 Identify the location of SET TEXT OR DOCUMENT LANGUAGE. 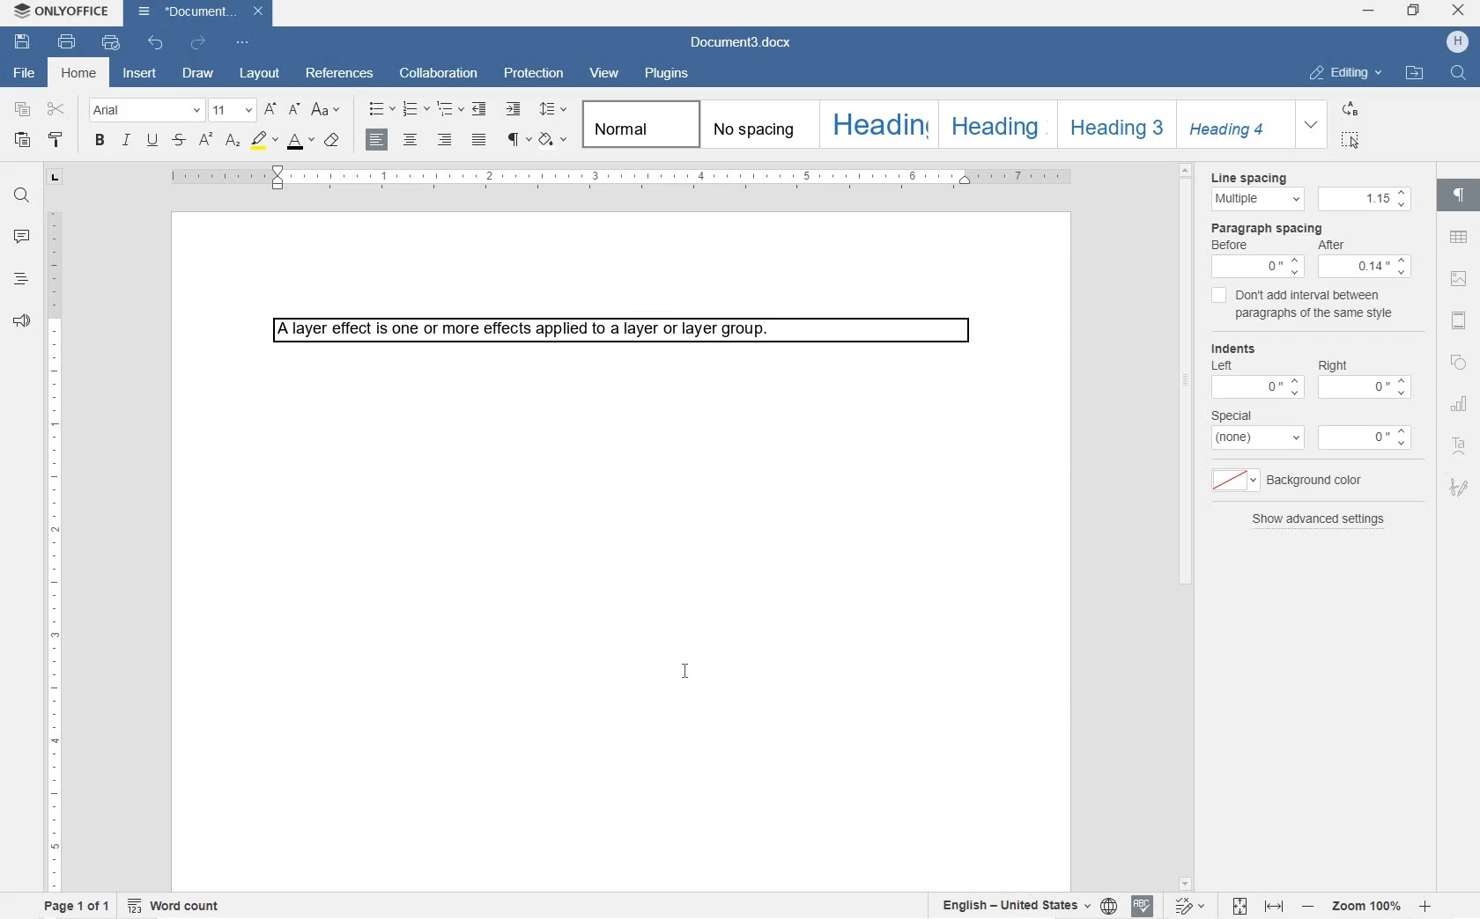
(1027, 906).